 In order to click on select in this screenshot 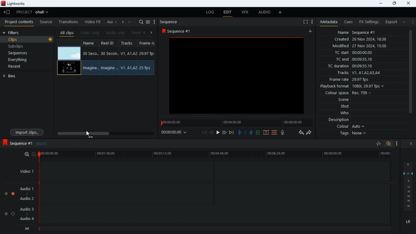, I will do `click(149, 21)`.